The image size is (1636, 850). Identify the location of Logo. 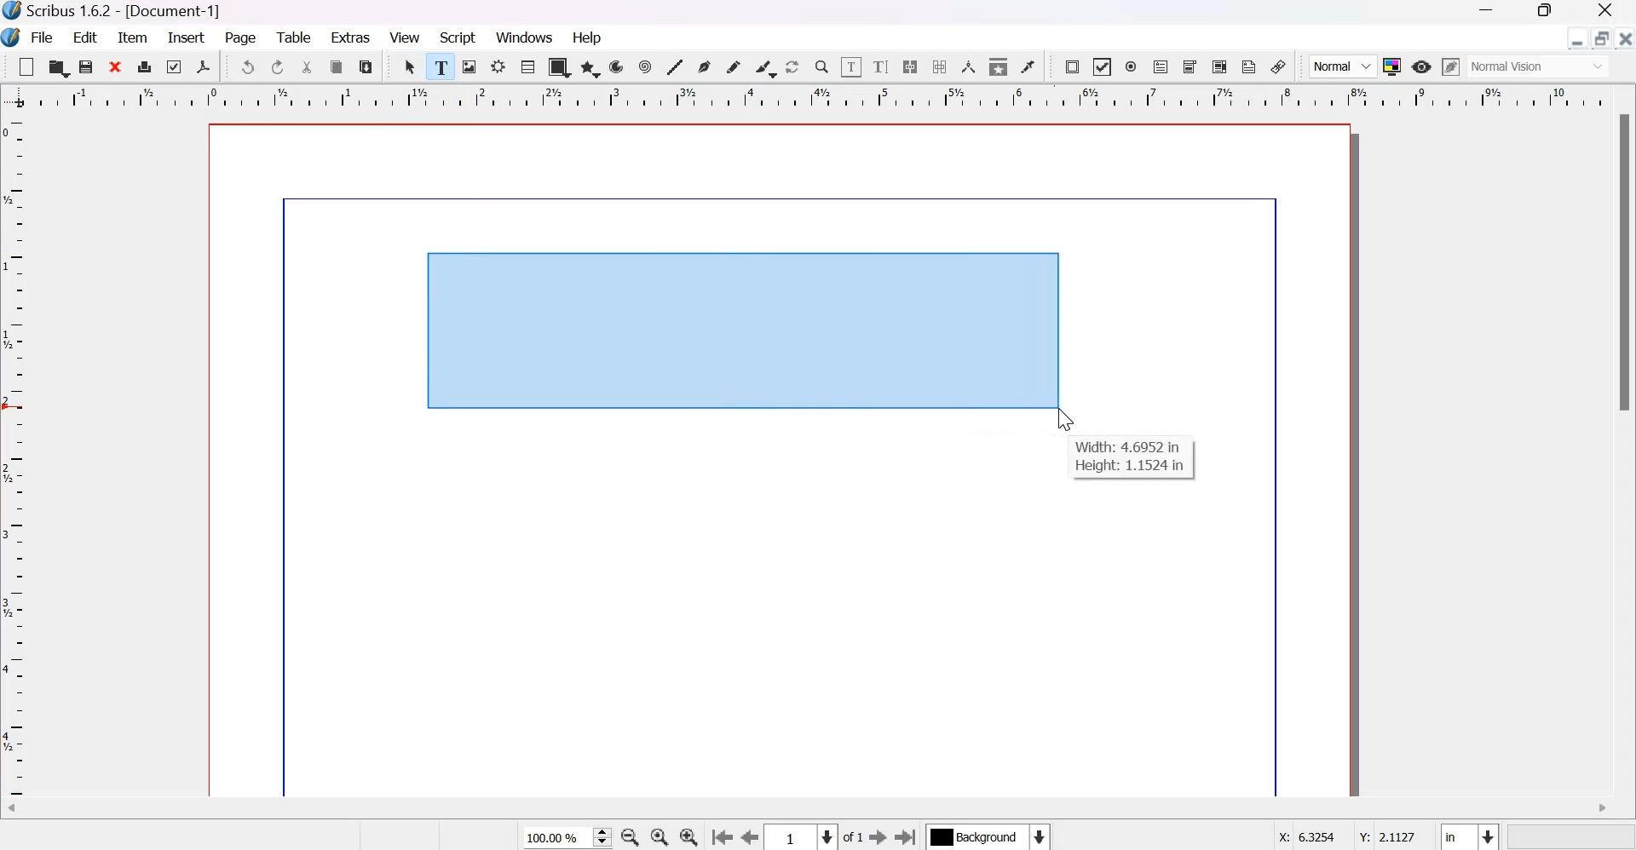
(12, 38).